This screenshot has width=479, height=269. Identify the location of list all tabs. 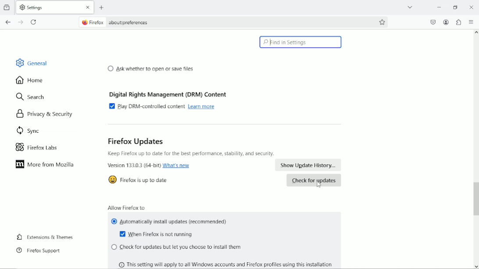
(409, 7).